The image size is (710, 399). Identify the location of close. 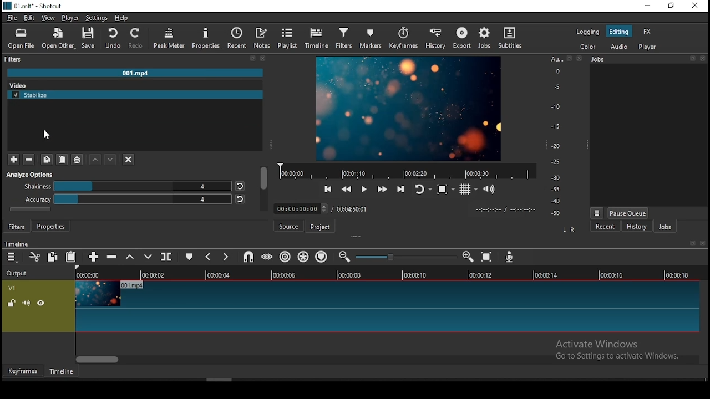
(703, 58).